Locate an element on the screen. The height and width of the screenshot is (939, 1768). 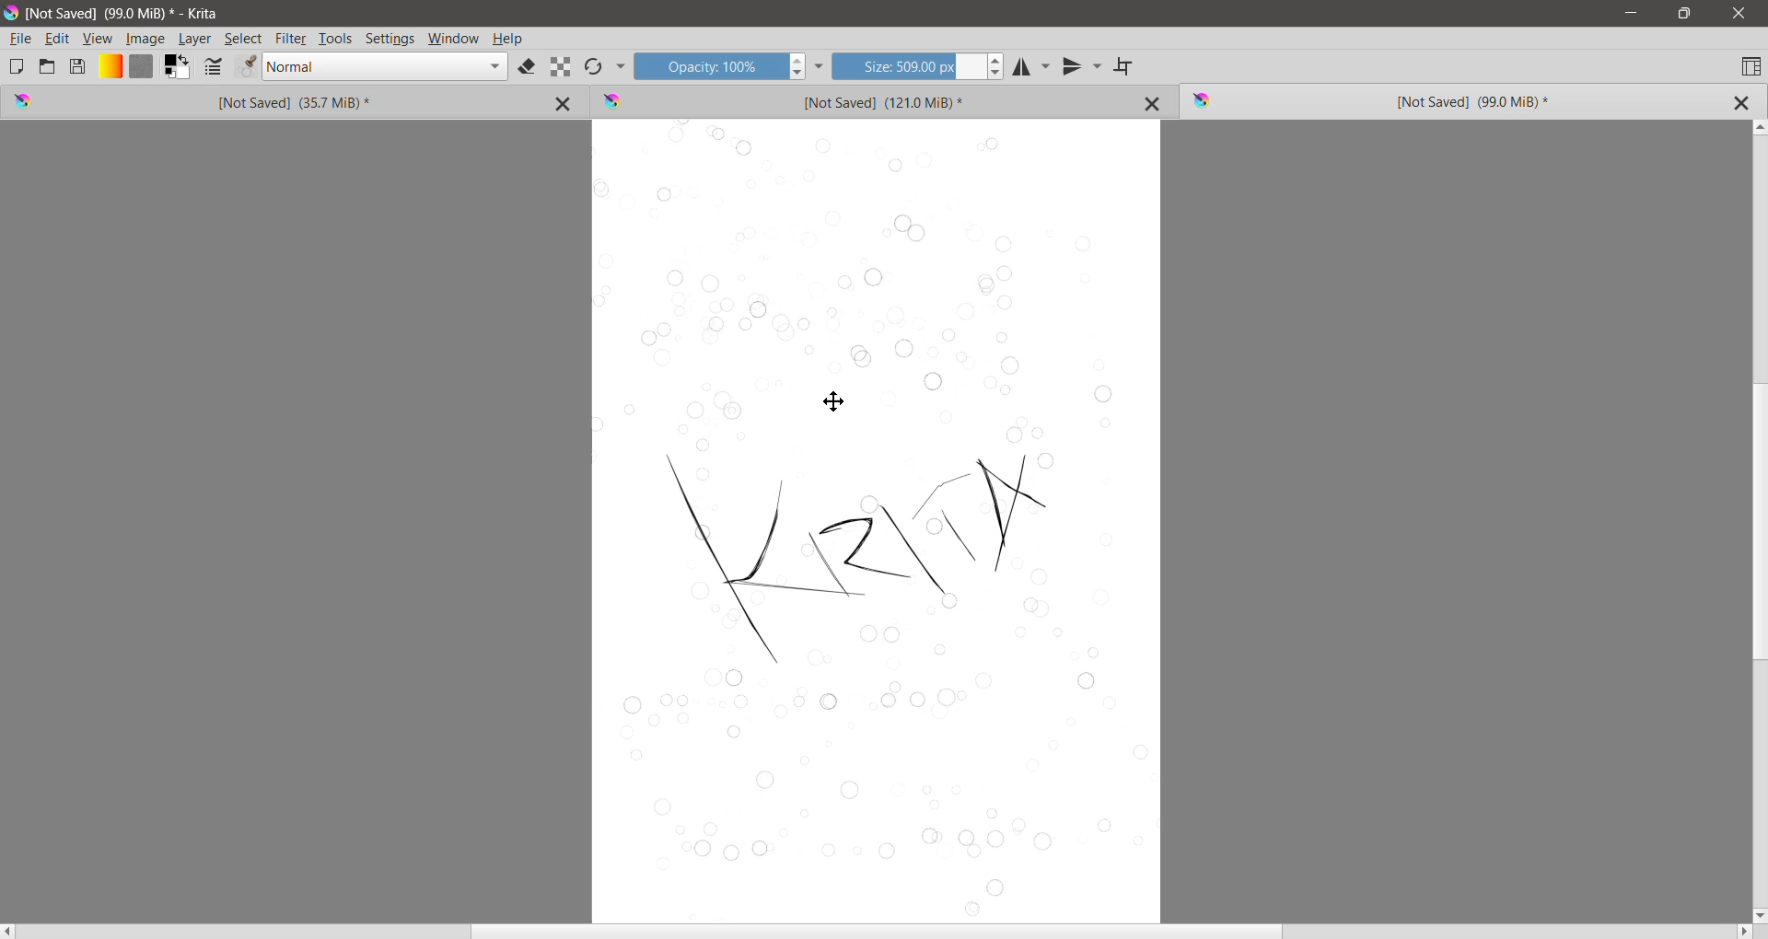
Fie Title, Size - Application Name is located at coordinates (127, 14).